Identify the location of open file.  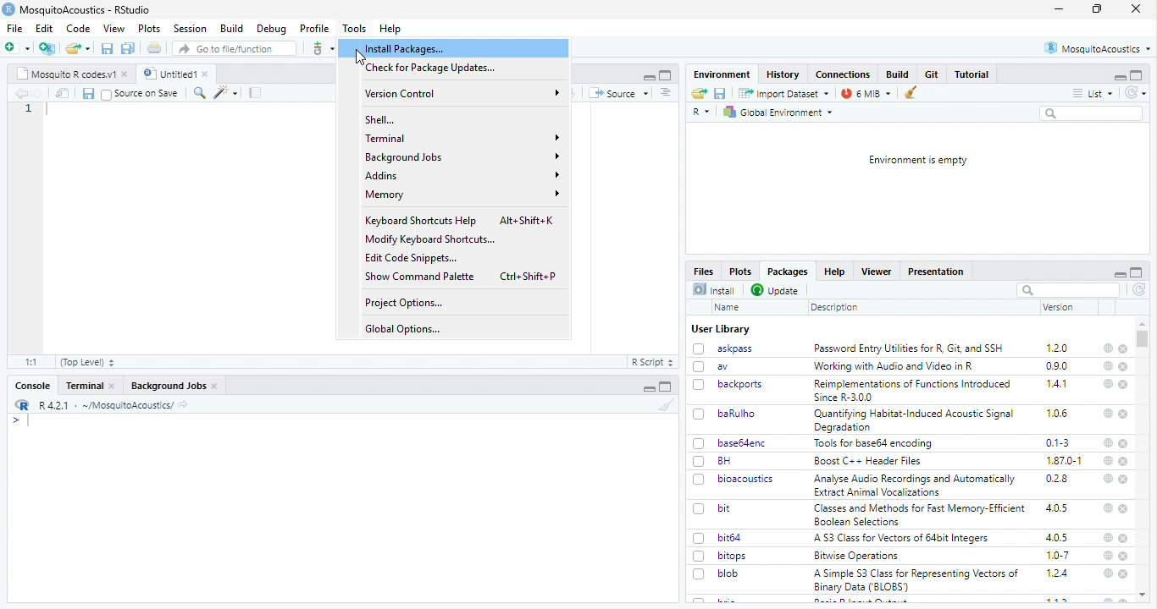
(18, 48).